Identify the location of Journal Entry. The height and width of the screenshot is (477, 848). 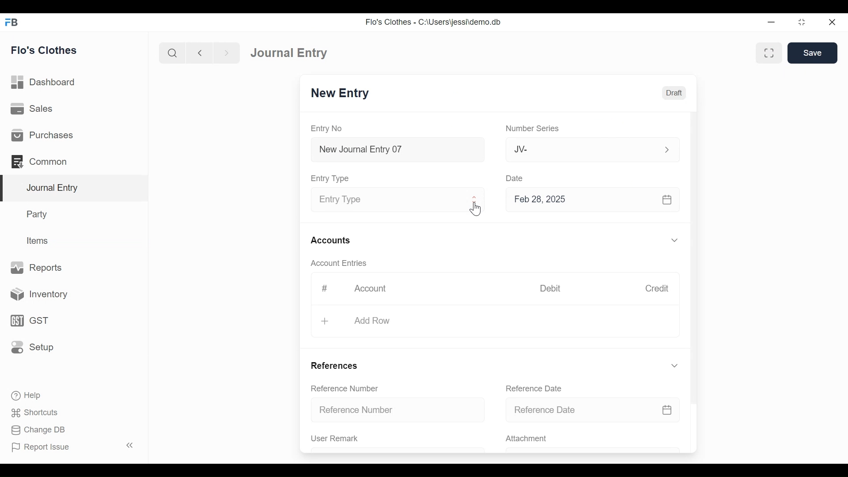
(76, 189).